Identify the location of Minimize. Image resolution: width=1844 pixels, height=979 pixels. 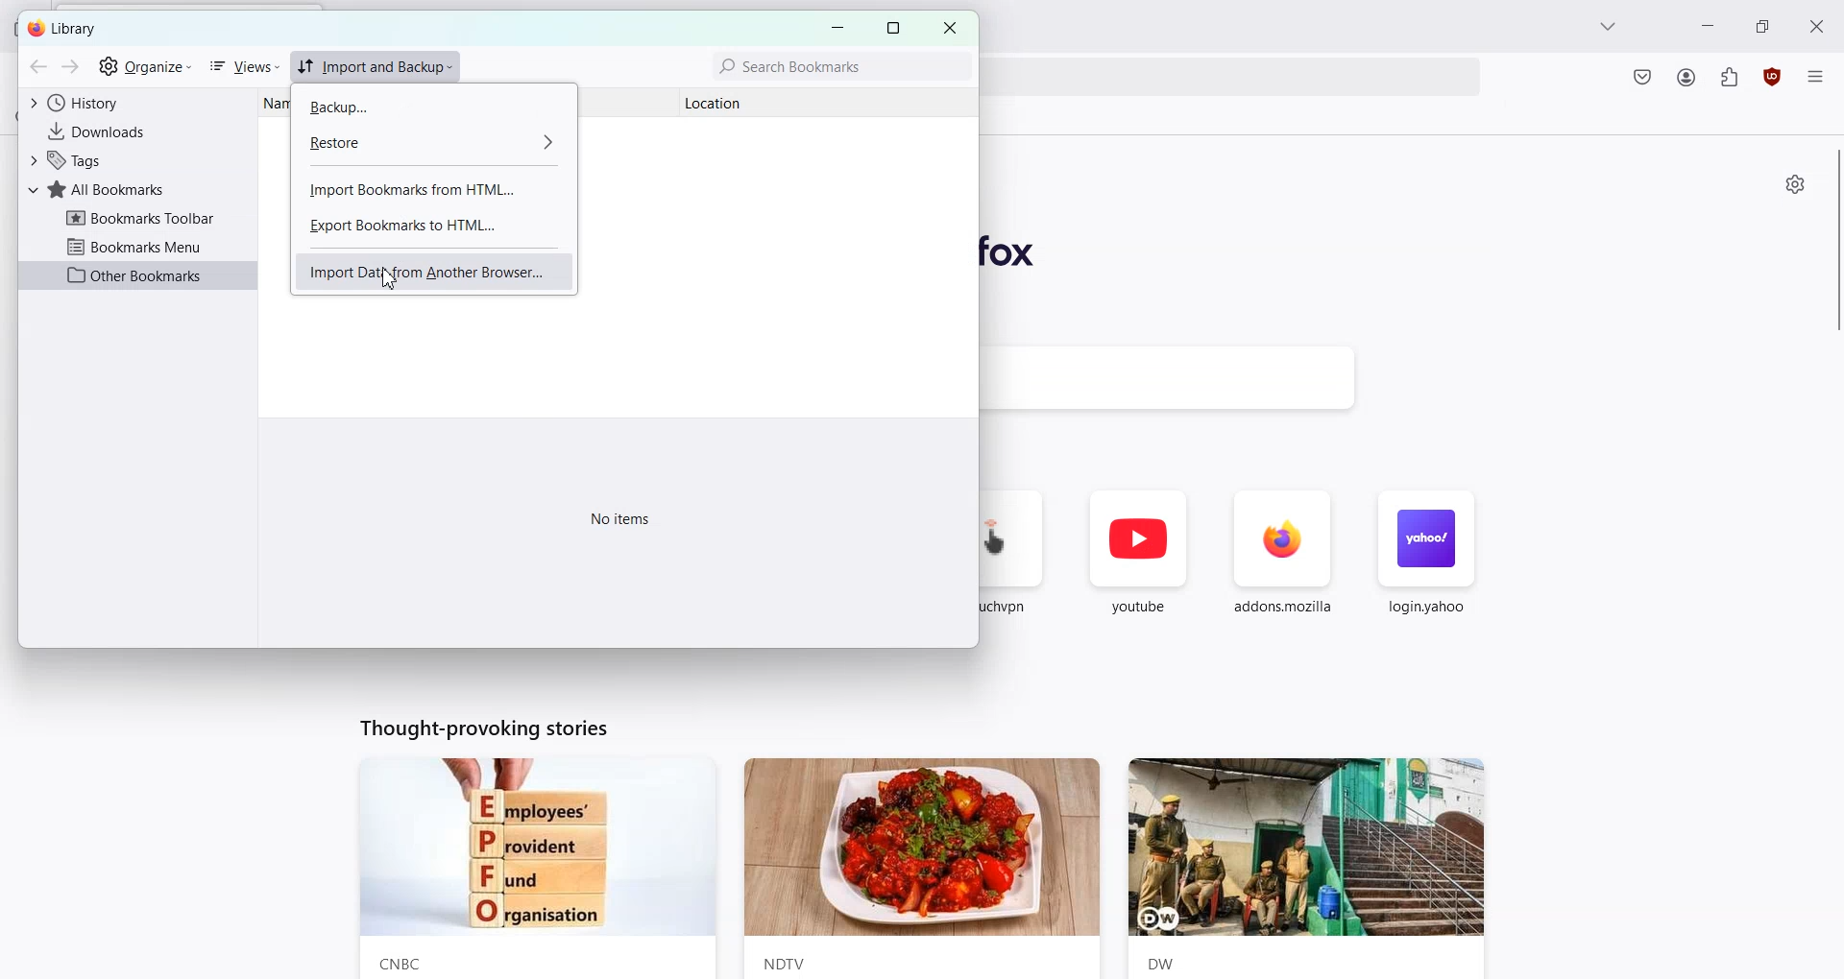
(837, 28).